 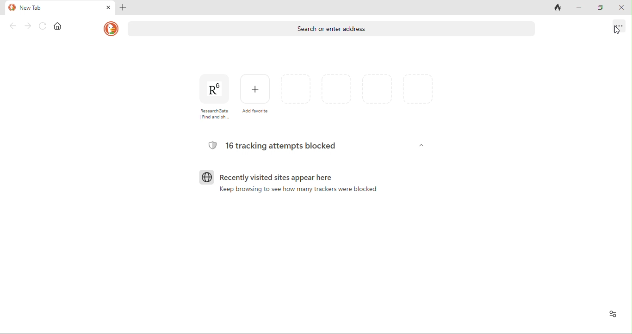 I want to click on back, so click(x=12, y=26).